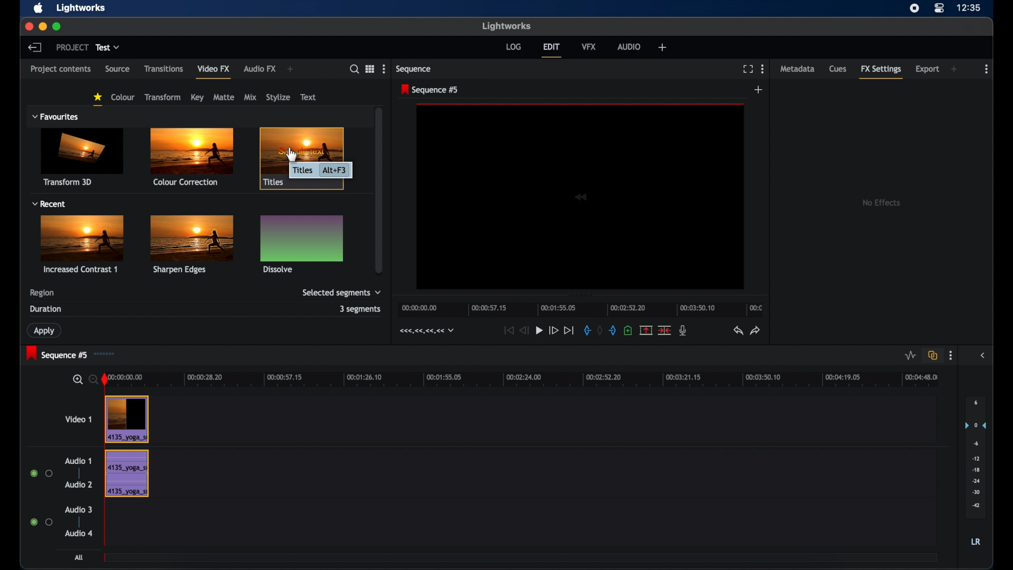  What do you see at coordinates (78, 510) in the screenshot?
I see `audio 3` at bounding box center [78, 510].